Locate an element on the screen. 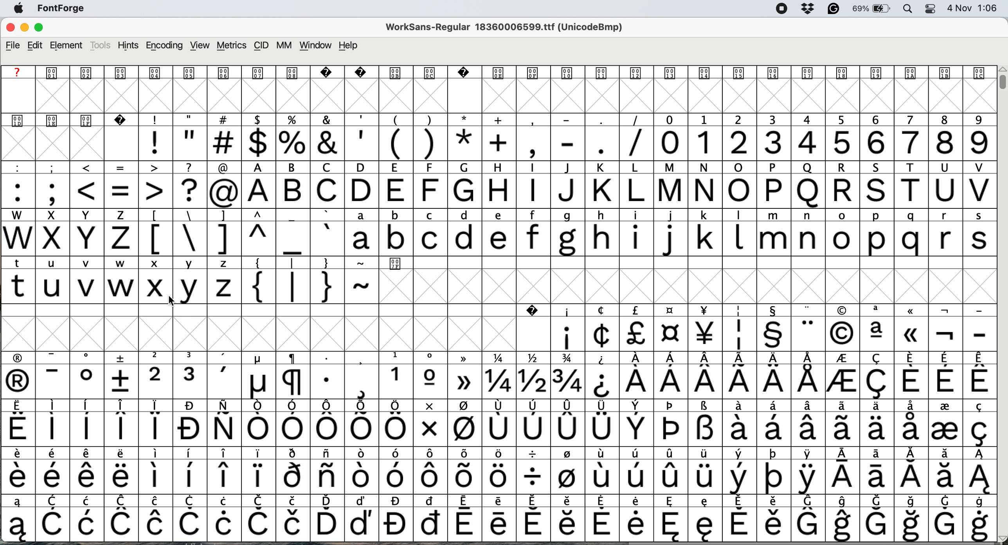 The height and width of the screenshot is (545, 1008). text is located at coordinates (500, 71).